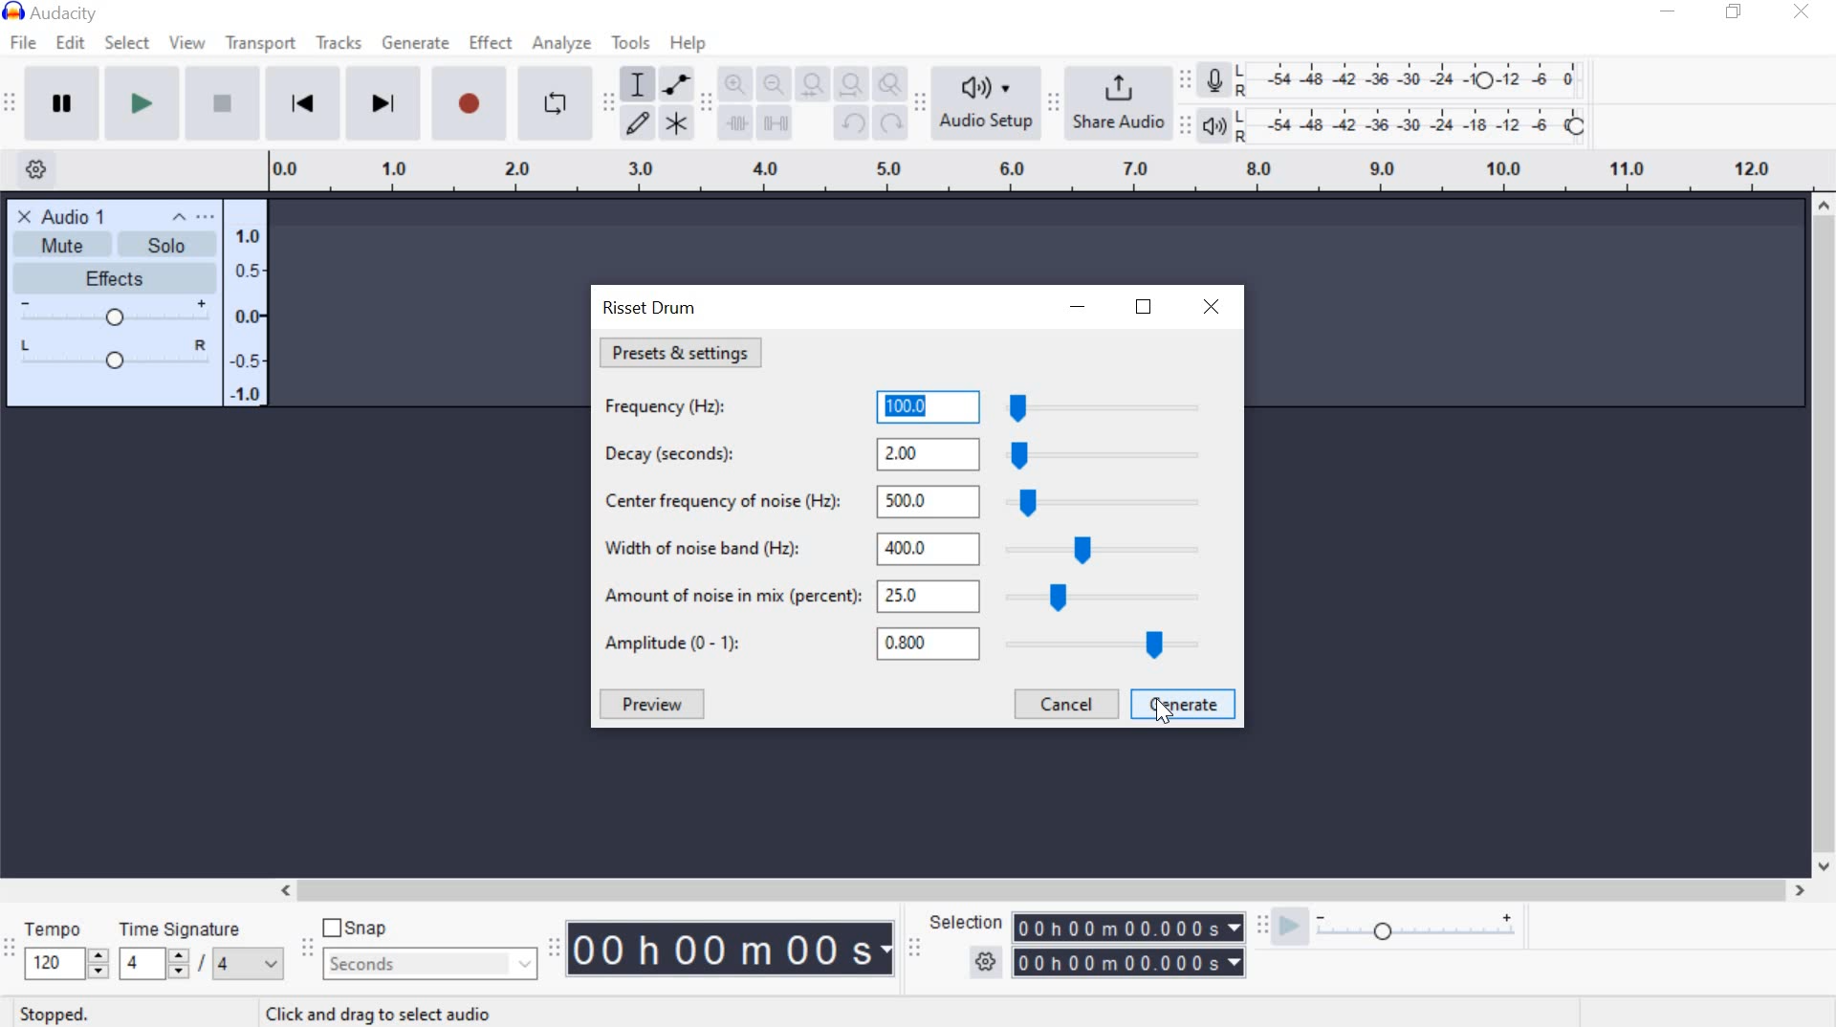 This screenshot has width=1836, height=1027. What do you see at coordinates (1215, 127) in the screenshot?
I see `Playback meter` at bounding box center [1215, 127].